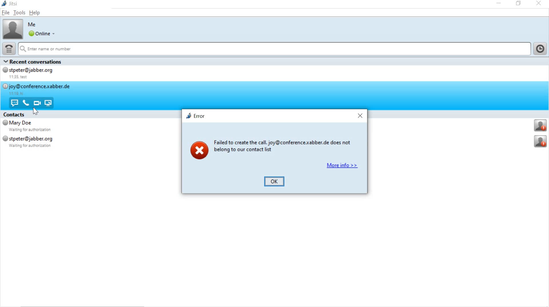  I want to click on more Info, so click(342, 167).